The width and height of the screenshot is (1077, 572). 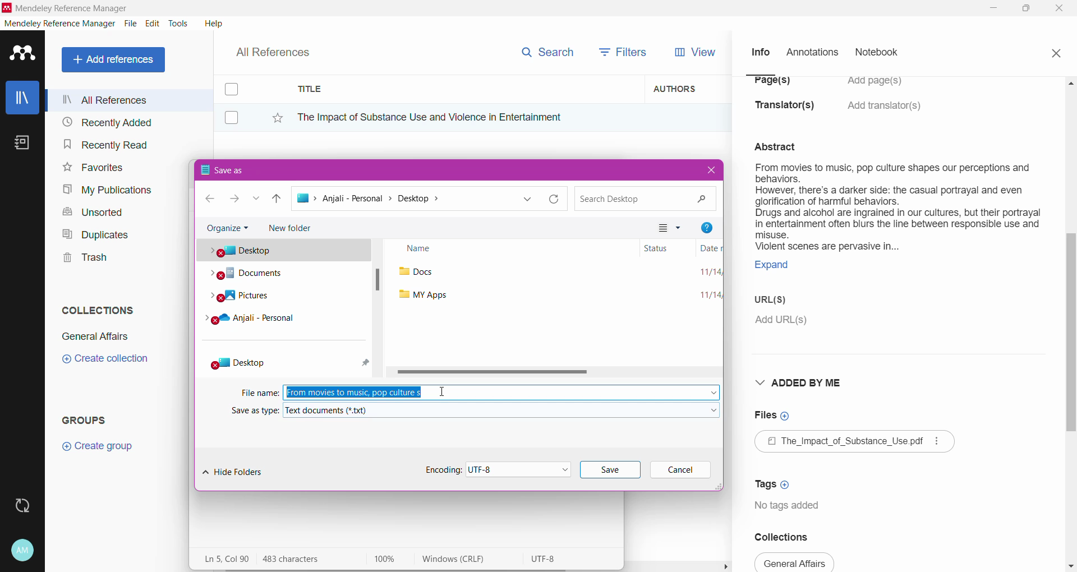 What do you see at coordinates (682, 470) in the screenshot?
I see `Cancel` at bounding box center [682, 470].